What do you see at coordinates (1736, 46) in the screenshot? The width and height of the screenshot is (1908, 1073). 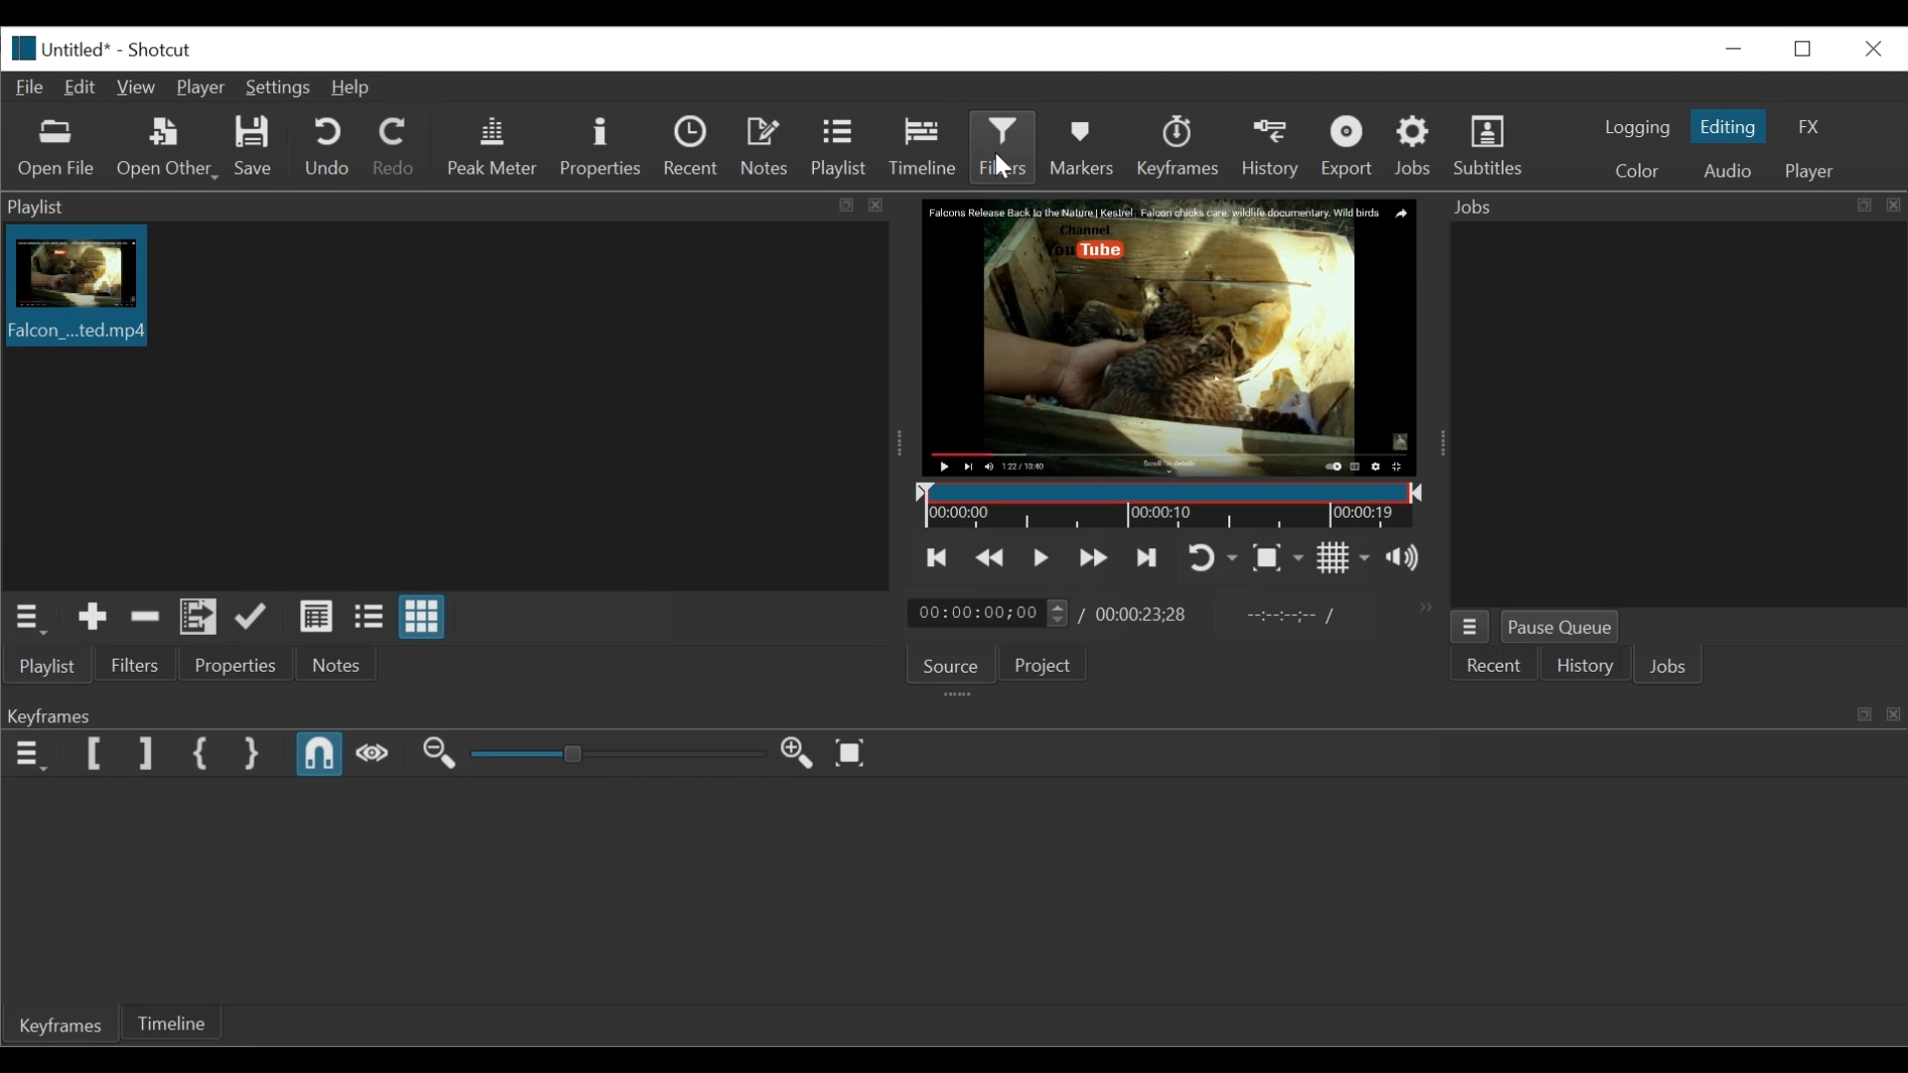 I see `Restore` at bounding box center [1736, 46].